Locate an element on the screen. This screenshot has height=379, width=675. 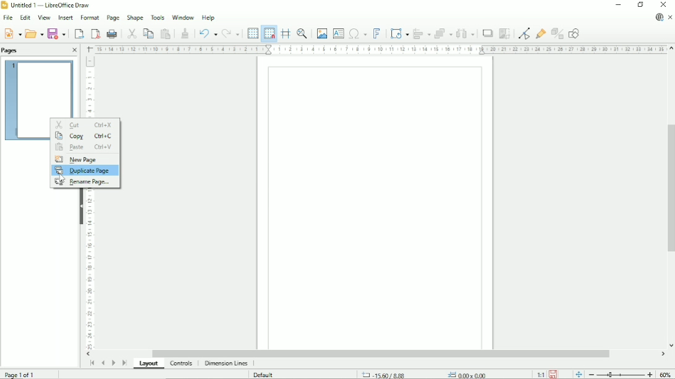
Horizontal scrollbar is located at coordinates (380, 354).